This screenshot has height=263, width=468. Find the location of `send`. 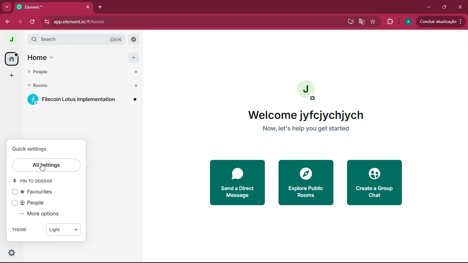

send is located at coordinates (237, 182).